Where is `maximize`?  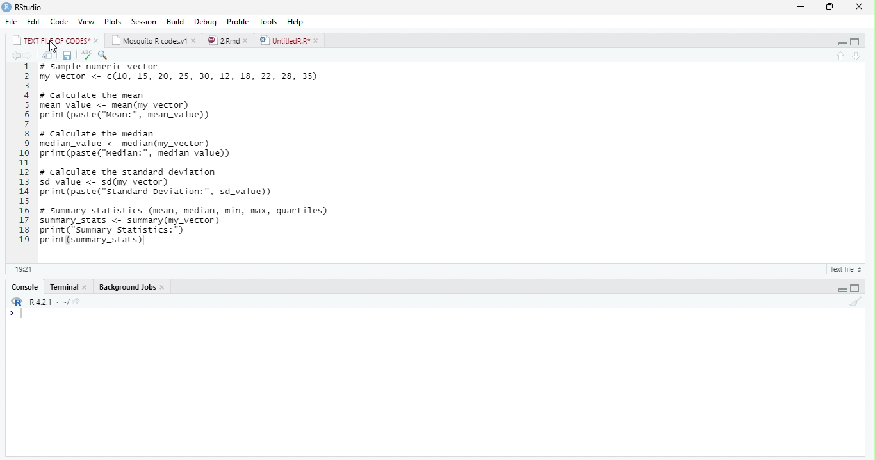
maximize is located at coordinates (831, 8).